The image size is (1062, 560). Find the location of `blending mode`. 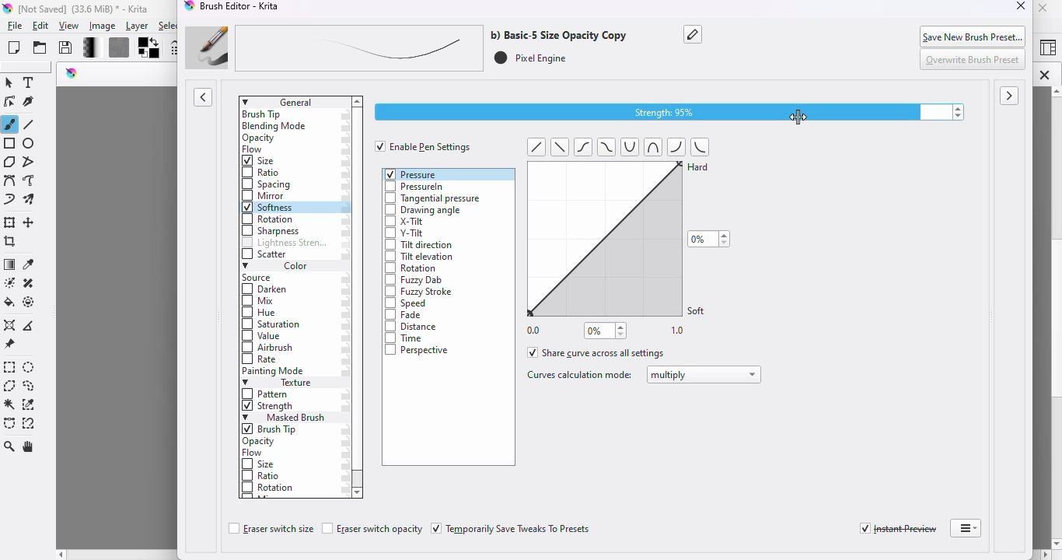

blending mode is located at coordinates (275, 127).